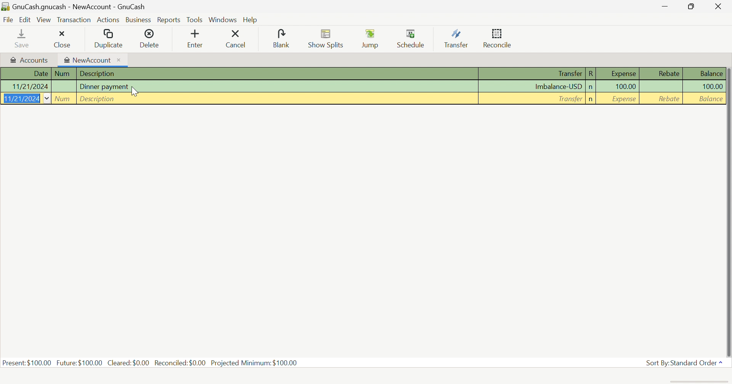  What do you see at coordinates (371, 39) in the screenshot?
I see `Jump` at bounding box center [371, 39].